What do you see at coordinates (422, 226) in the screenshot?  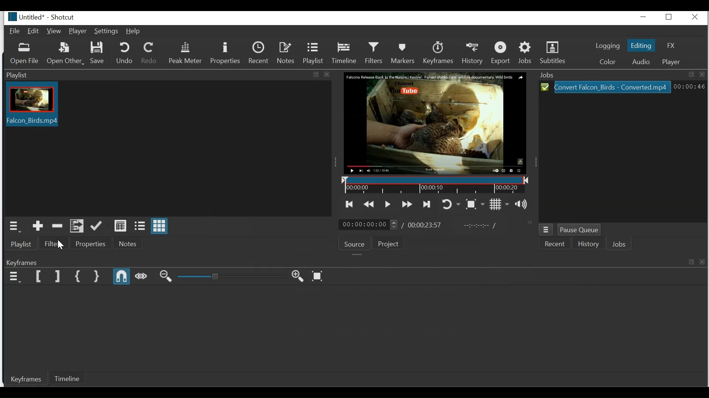 I see `/00:00:23:57(Total Duration)` at bounding box center [422, 226].